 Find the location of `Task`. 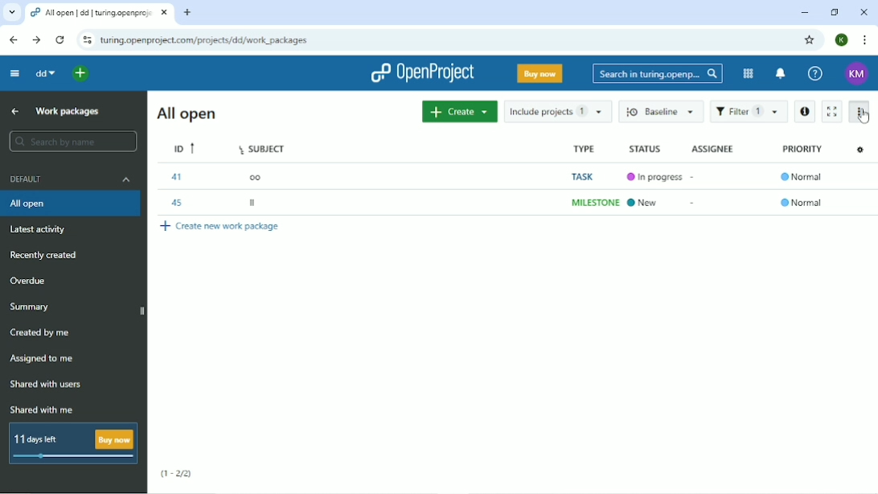

Task is located at coordinates (586, 176).